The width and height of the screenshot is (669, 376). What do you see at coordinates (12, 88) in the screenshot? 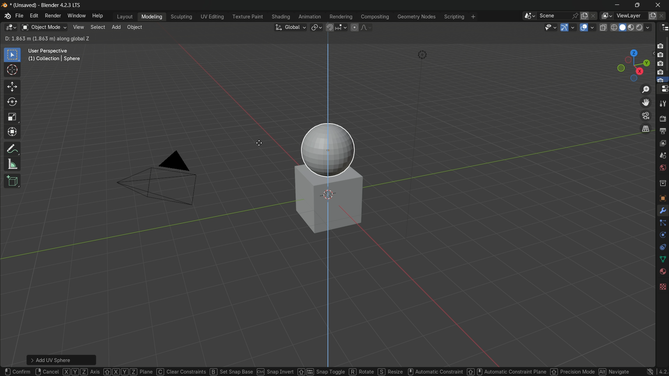
I see `move` at bounding box center [12, 88].